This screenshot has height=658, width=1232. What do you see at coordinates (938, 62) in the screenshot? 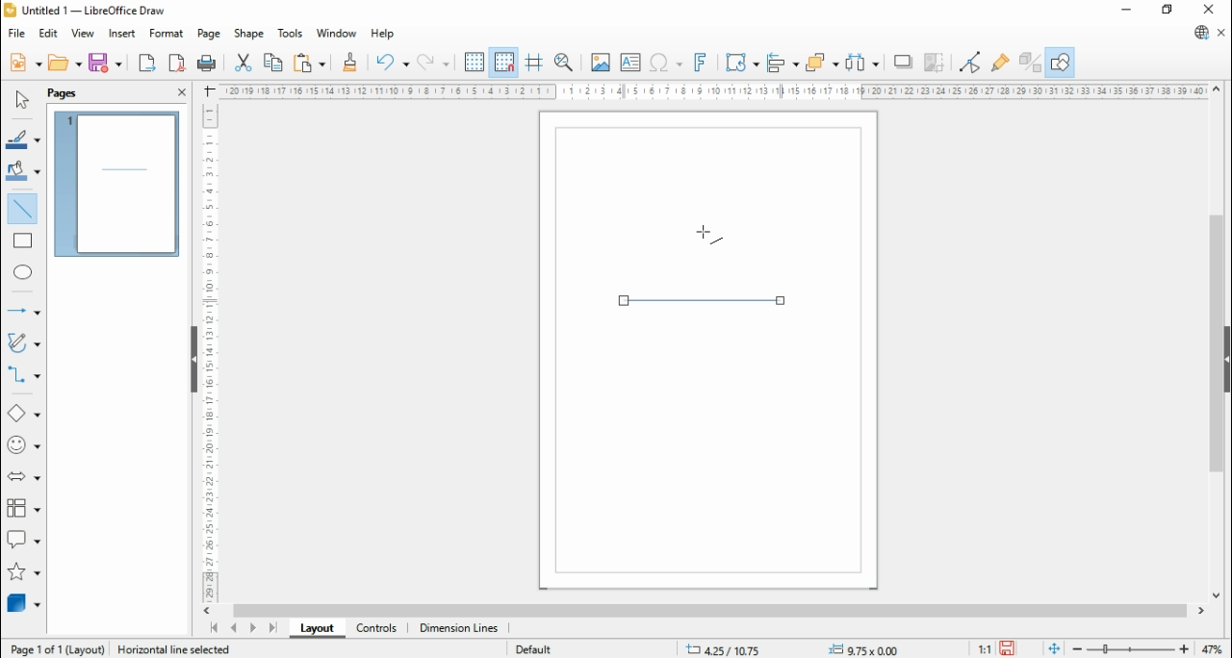
I see `crop` at bounding box center [938, 62].